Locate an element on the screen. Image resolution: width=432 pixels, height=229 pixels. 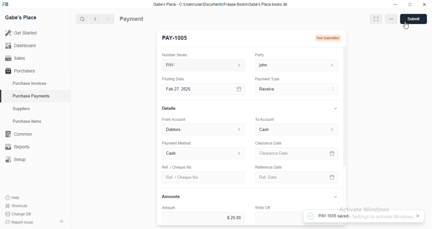
minimize is located at coordinates (394, 4).